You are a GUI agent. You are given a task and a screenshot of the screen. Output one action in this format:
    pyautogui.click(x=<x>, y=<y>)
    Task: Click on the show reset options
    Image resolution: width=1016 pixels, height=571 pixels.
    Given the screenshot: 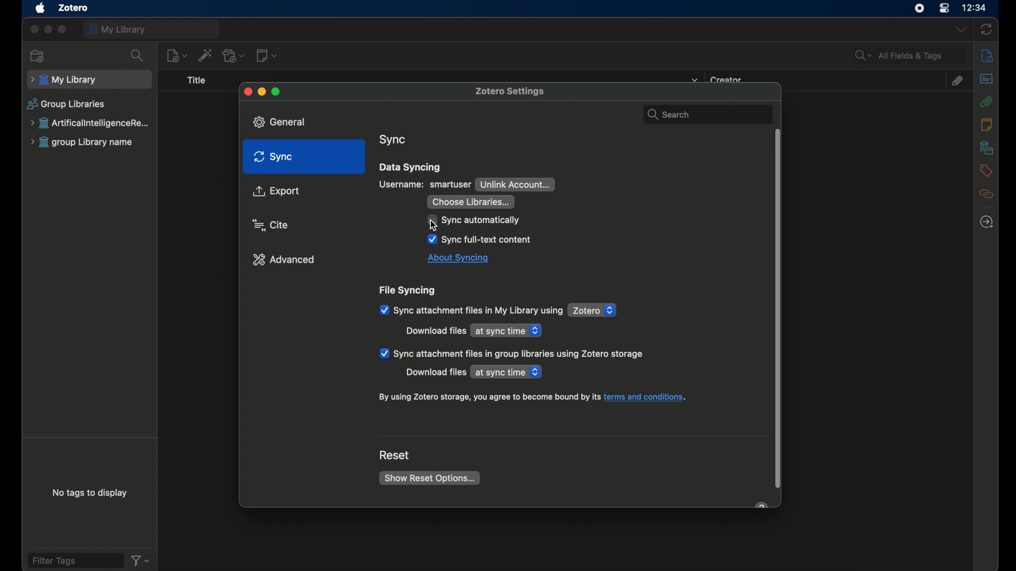 What is the action you would take?
    pyautogui.click(x=430, y=480)
    